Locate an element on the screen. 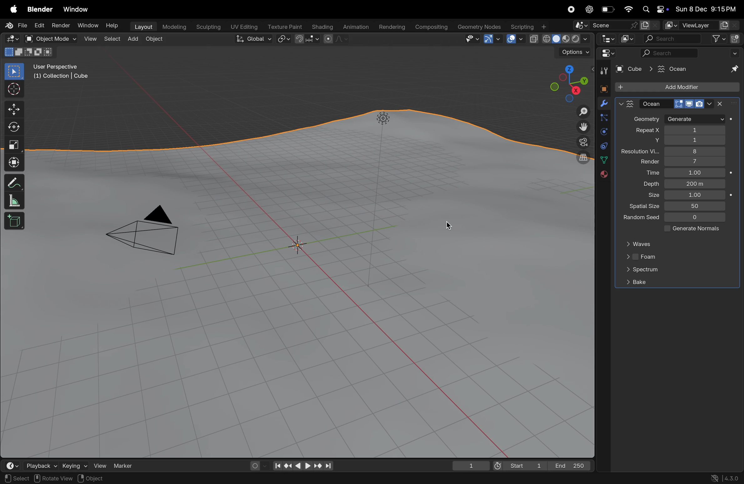  render is located at coordinates (60, 25).